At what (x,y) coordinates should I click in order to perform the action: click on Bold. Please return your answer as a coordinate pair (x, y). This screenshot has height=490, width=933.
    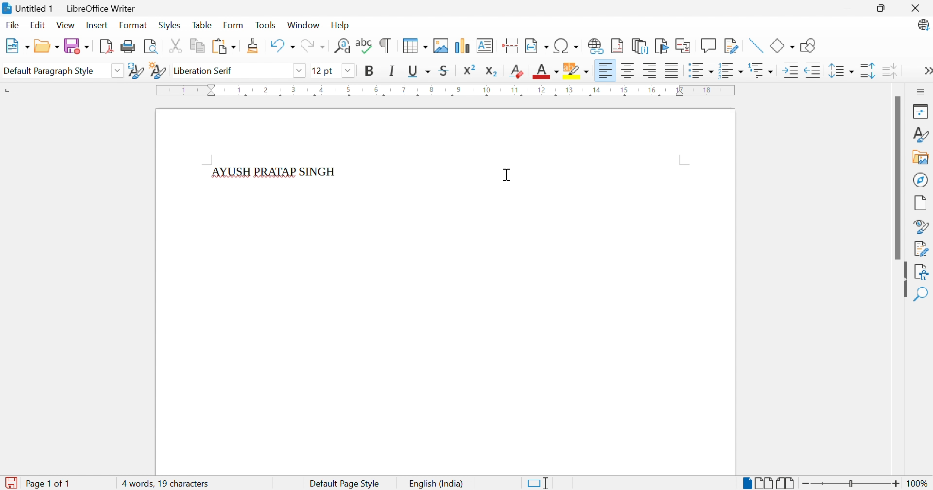
    Looking at the image, I should click on (369, 71).